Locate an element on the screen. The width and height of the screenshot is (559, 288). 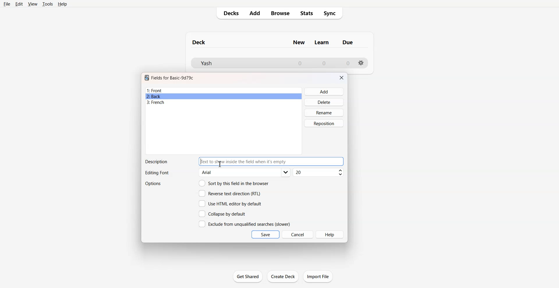
French is located at coordinates (224, 102).